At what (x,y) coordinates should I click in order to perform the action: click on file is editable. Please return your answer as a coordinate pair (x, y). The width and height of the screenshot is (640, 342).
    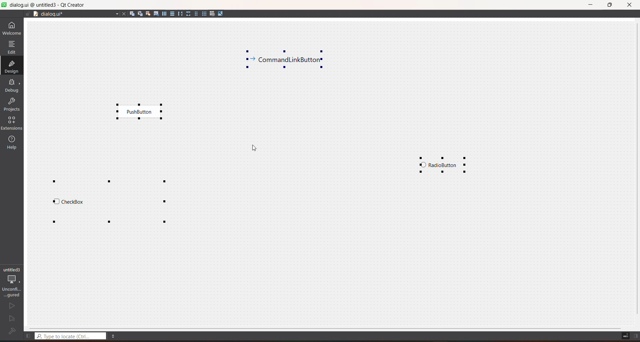
    Looking at the image, I should click on (27, 14).